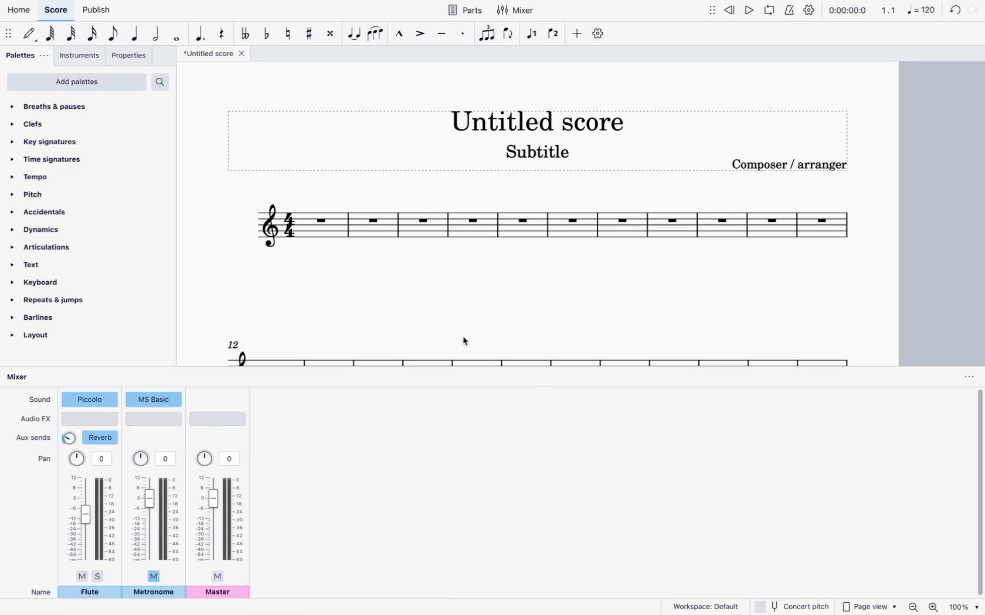 This screenshot has height=615, width=985. Describe the element at coordinates (488, 36) in the screenshot. I see `tuplet` at that location.